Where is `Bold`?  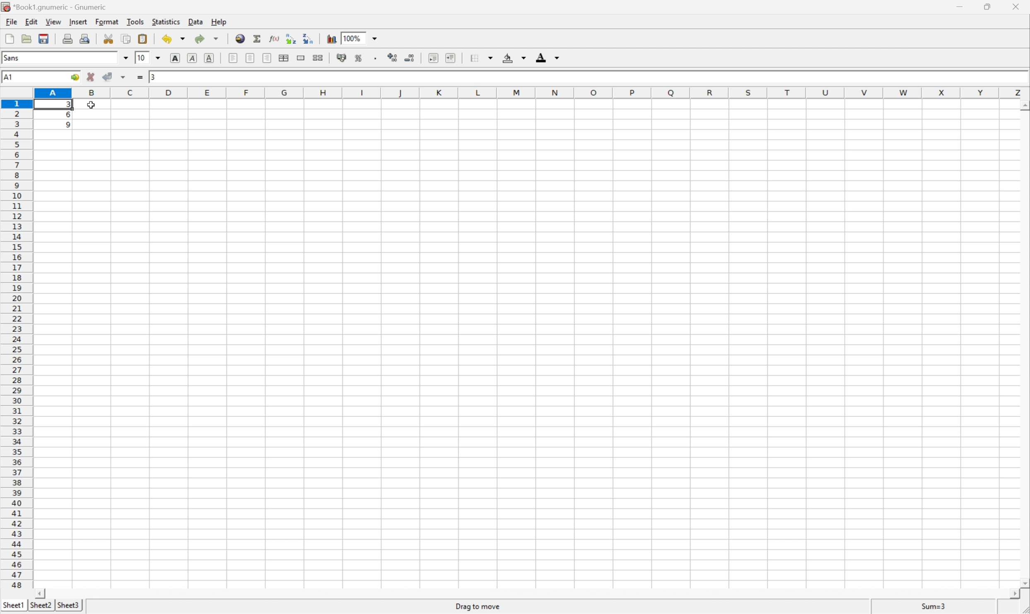 Bold is located at coordinates (174, 58).